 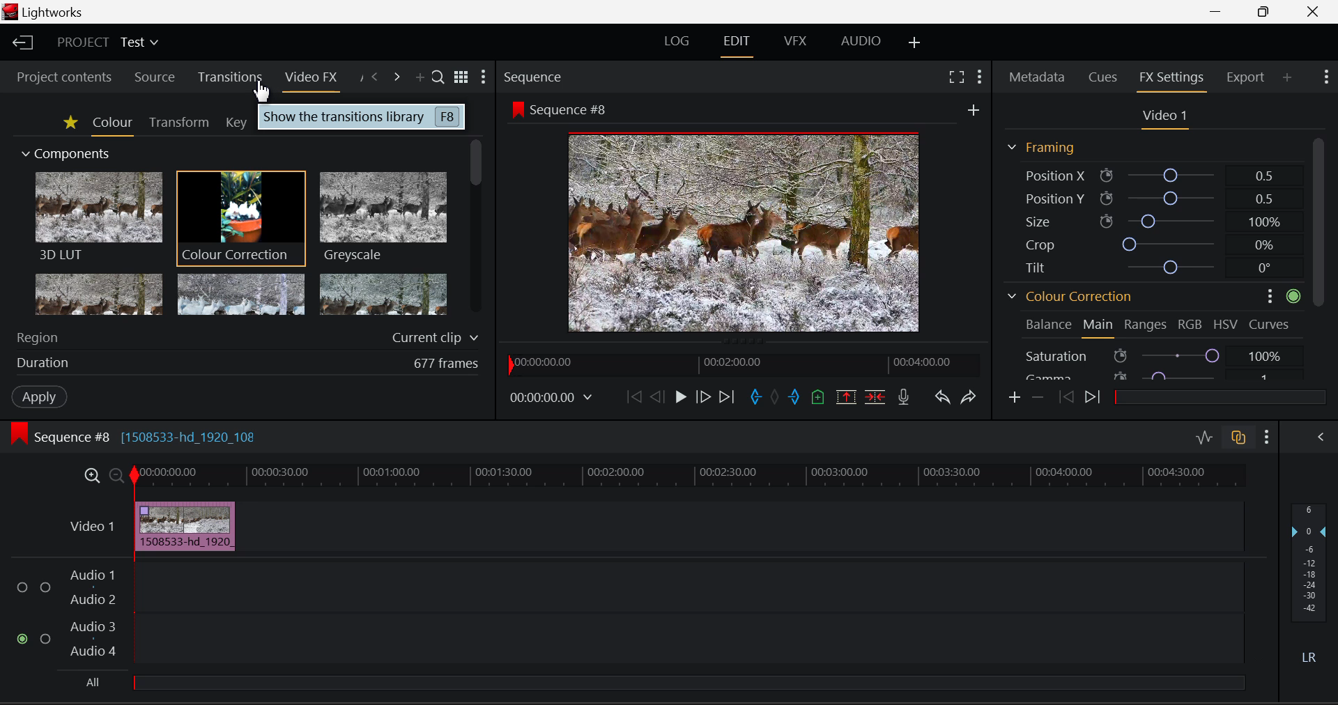 I want to click on Region, so click(x=247, y=337).